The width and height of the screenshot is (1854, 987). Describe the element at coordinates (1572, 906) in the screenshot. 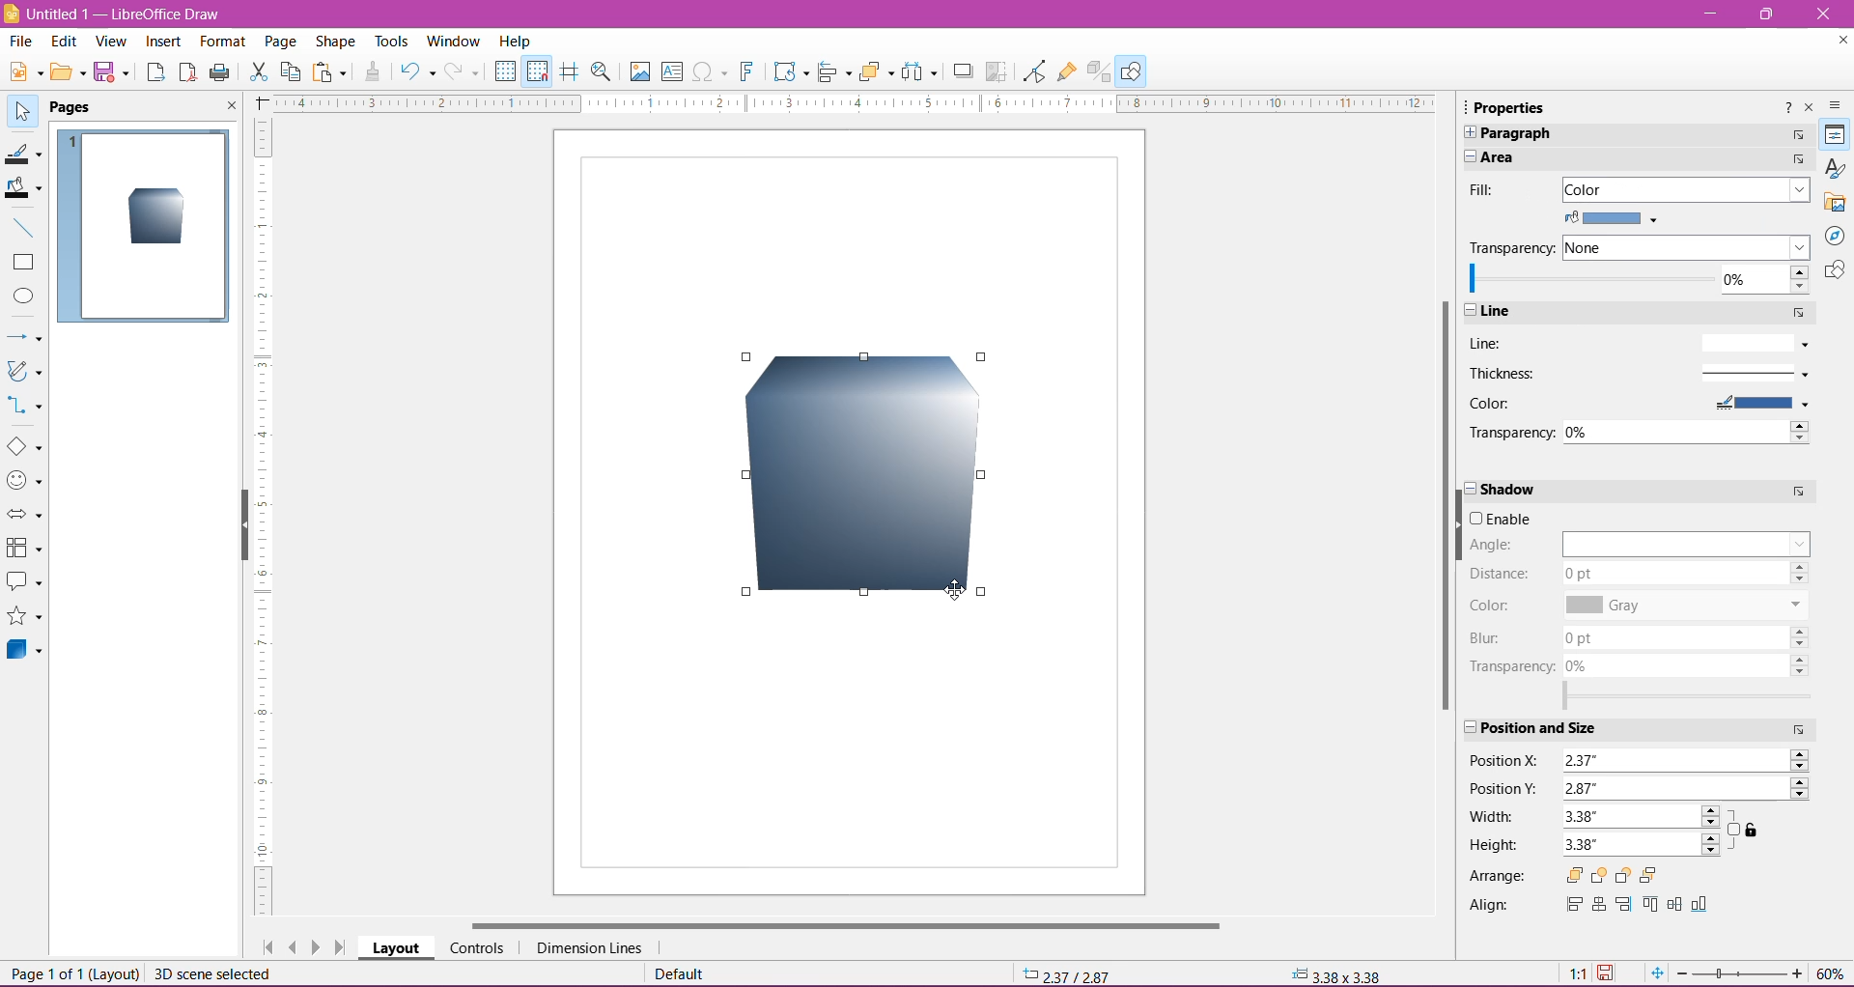

I see `Left` at that location.